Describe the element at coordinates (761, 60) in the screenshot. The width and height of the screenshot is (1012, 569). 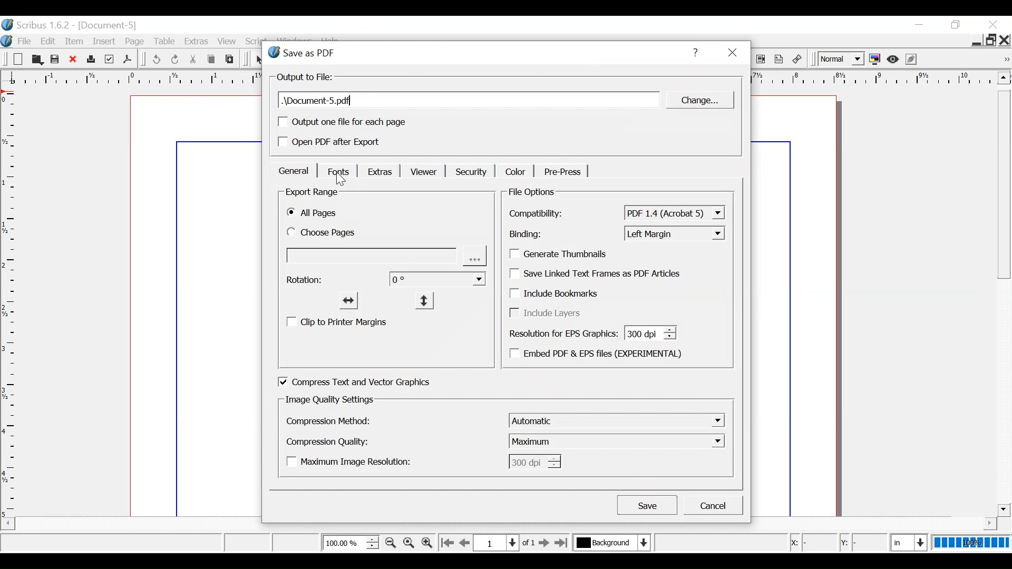
I see `PDF List Box ` at that location.